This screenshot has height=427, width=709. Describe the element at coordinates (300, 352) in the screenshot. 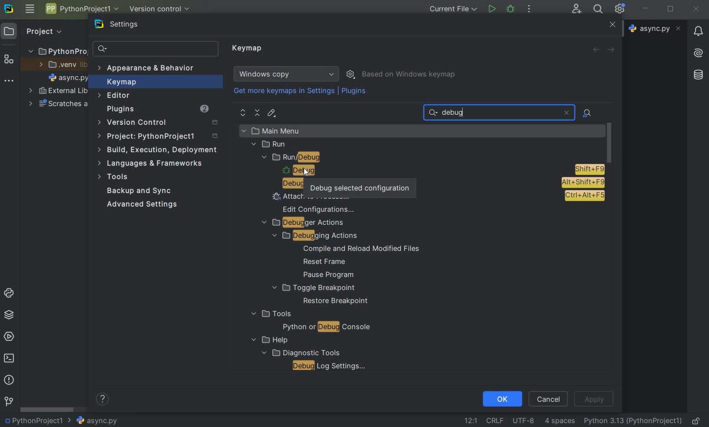

I see `diagnostic tools` at that location.